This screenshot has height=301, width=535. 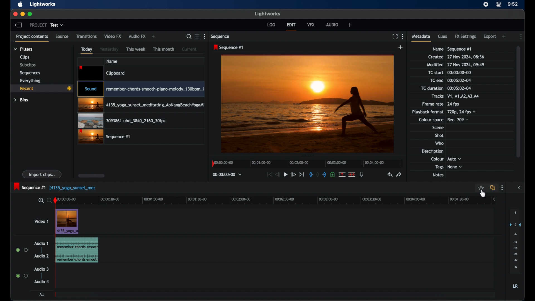 I want to click on who, so click(x=439, y=143).